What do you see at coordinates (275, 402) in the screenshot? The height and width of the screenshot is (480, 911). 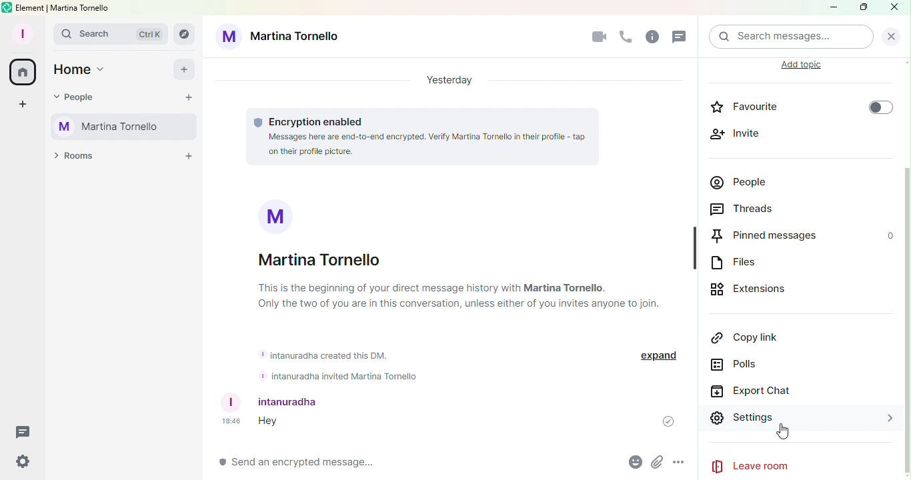 I see `intanuradha` at bounding box center [275, 402].